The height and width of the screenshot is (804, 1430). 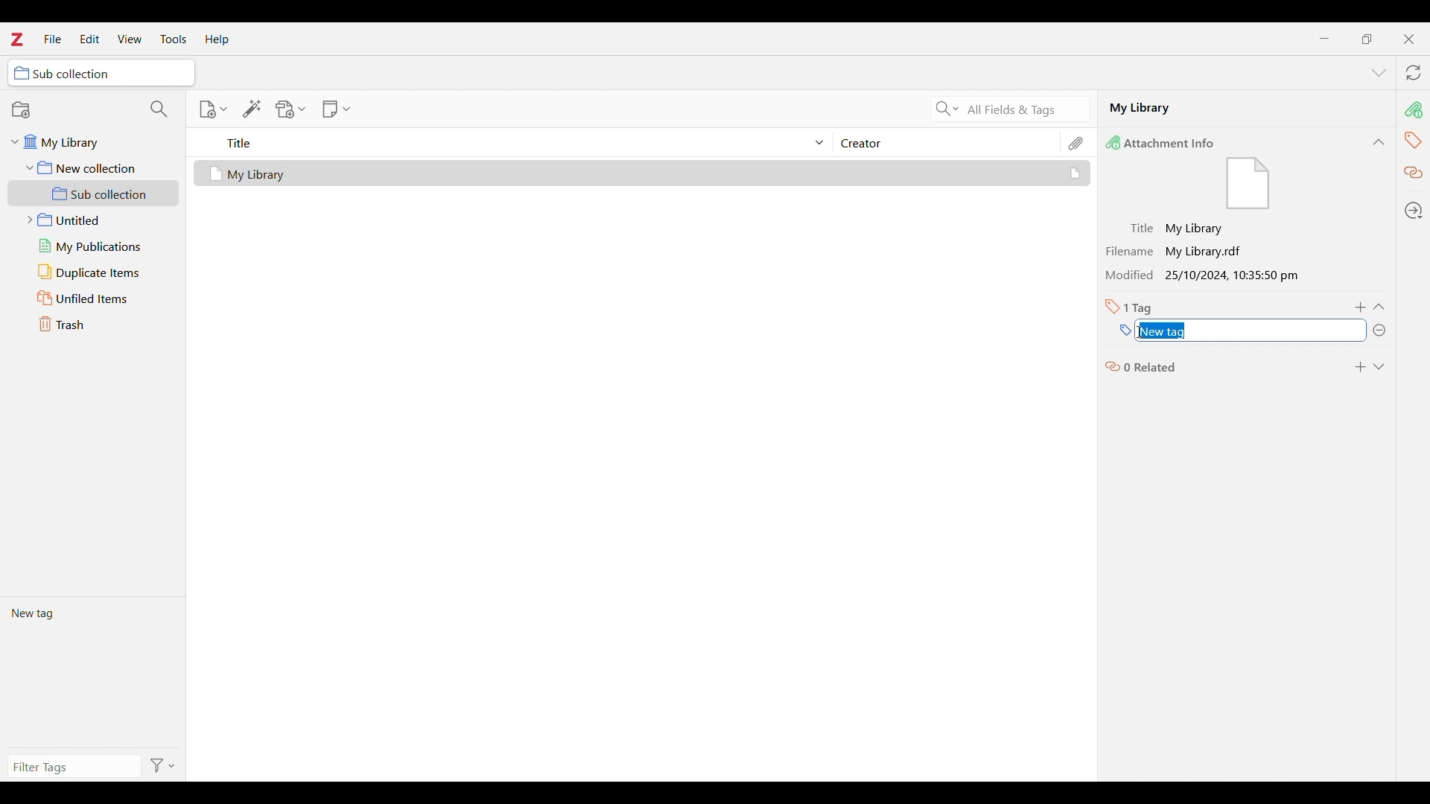 What do you see at coordinates (337, 109) in the screenshot?
I see `New note options` at bounding box center [337, 109].